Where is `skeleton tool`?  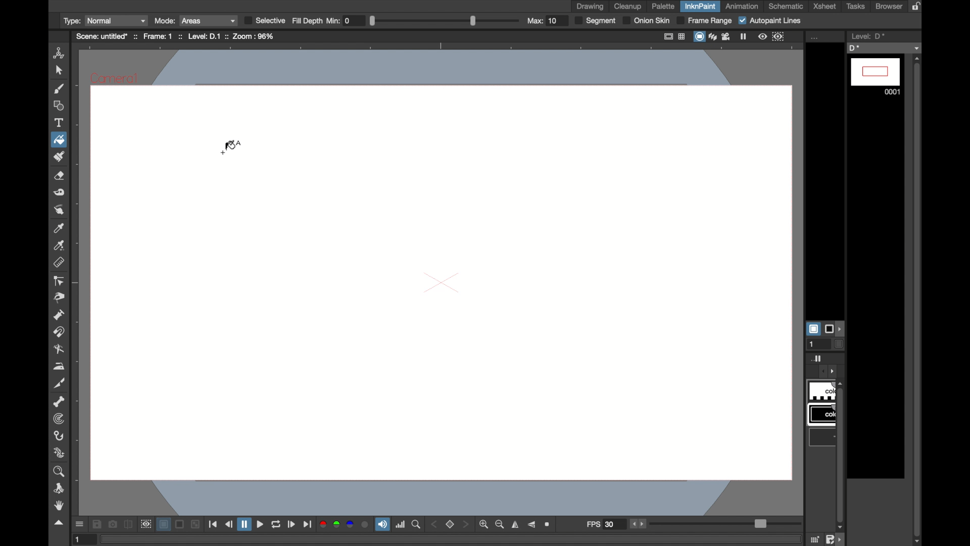 skeleton tool is located at coordinates (59, 402).